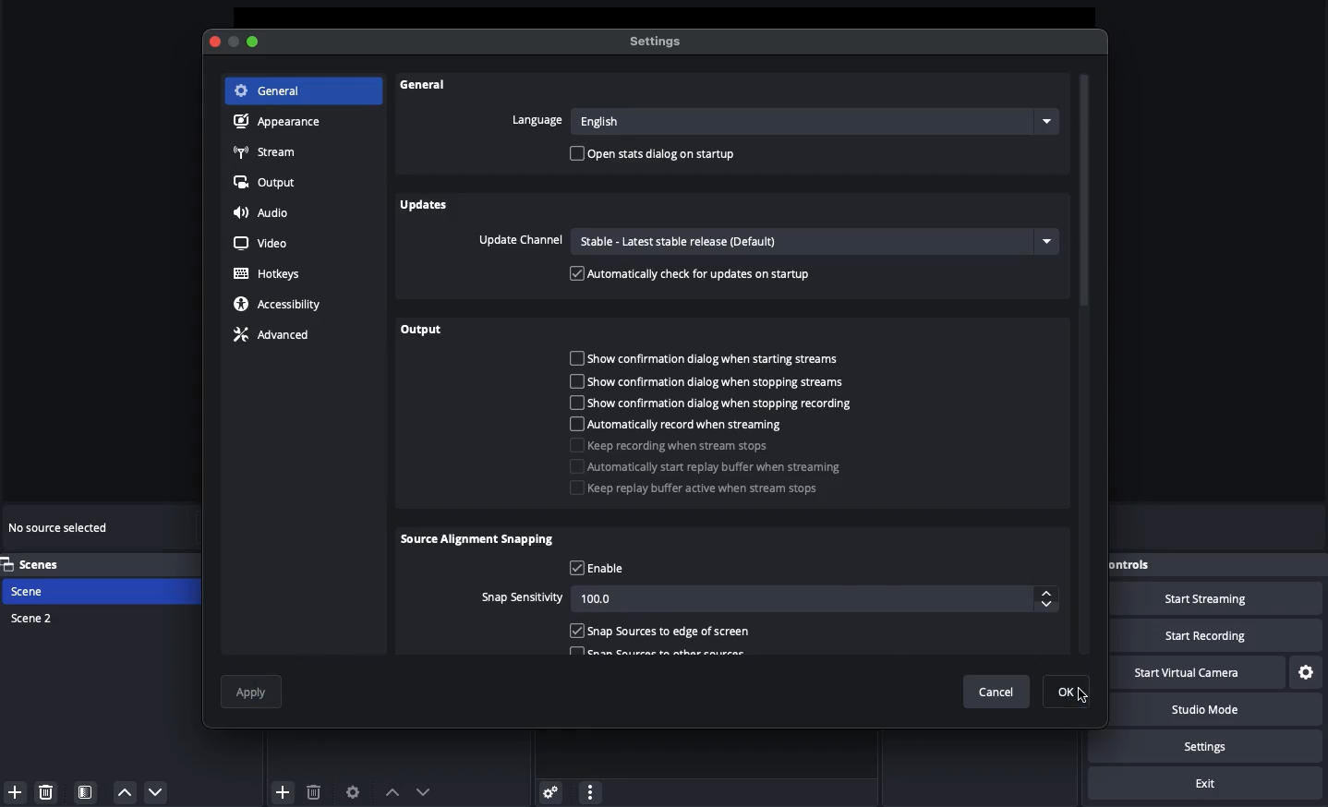 This screenshot has height=807, width=1328. Describe the element at coordinates (1135, 562) in the screenshot. I see `Controls` at that location.